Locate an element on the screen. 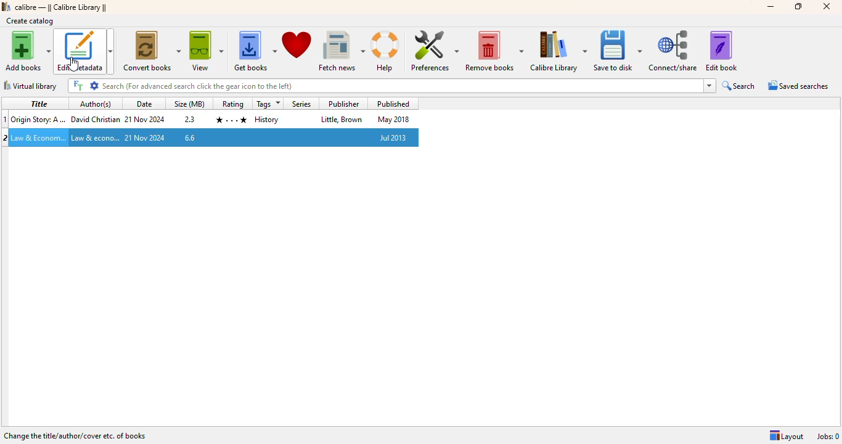 Image resolution: width=842 pixels, height=444 pixels. rating is located at coordinates (231, 119).